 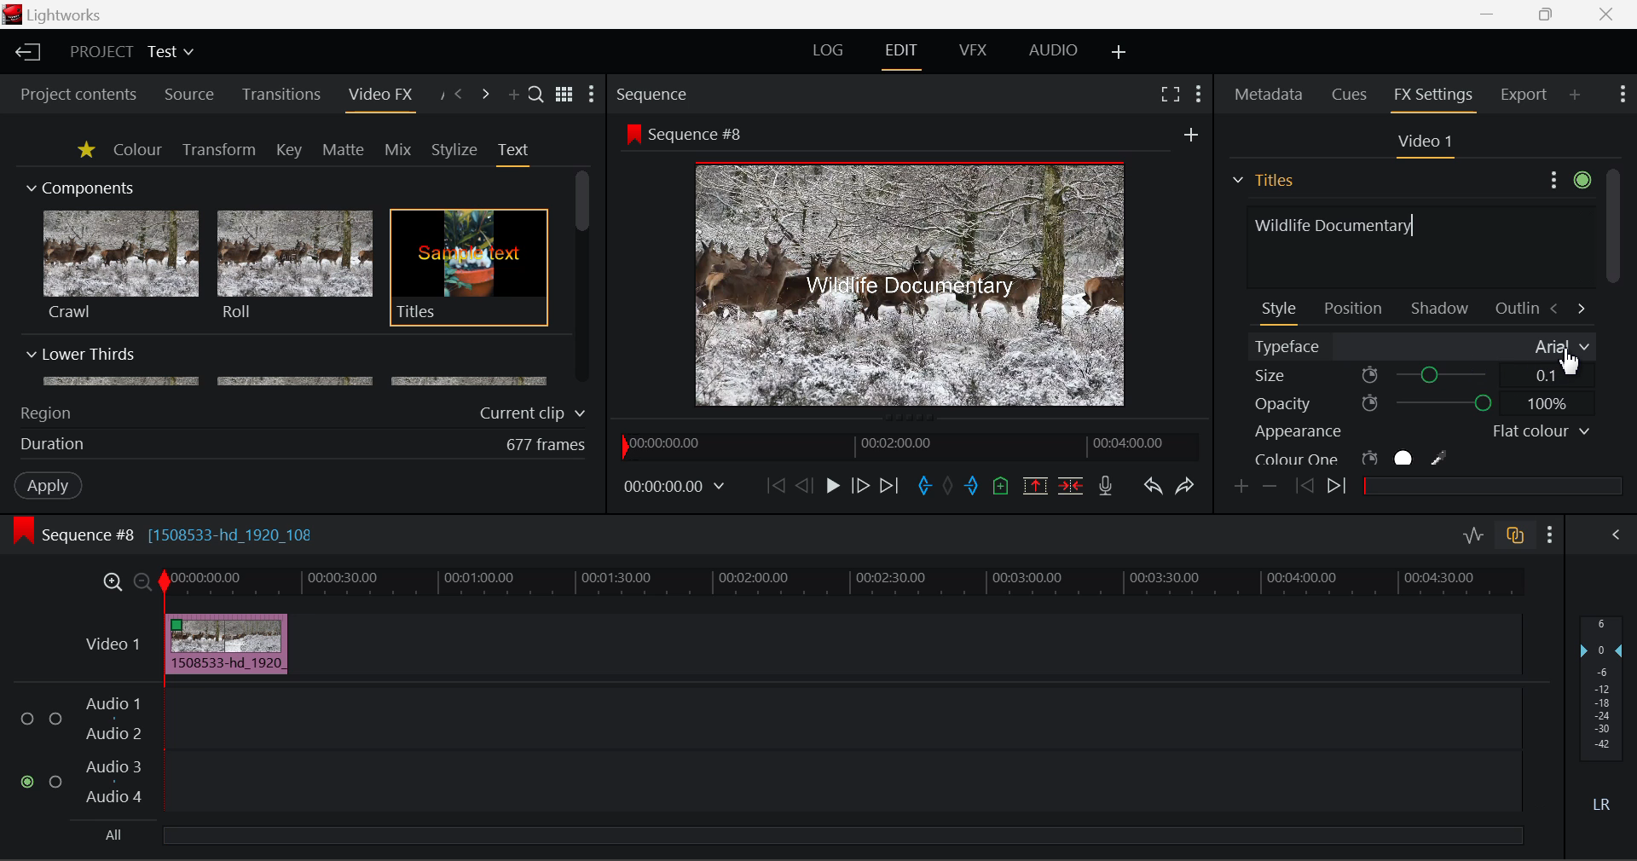 I want to click on Project Timeline Navigator, so click(x=909, y=442).